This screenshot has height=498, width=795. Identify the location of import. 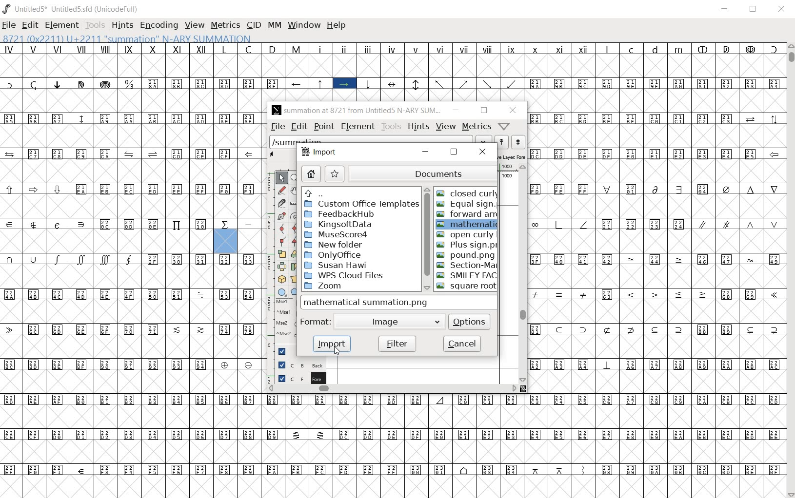
(332, 344).